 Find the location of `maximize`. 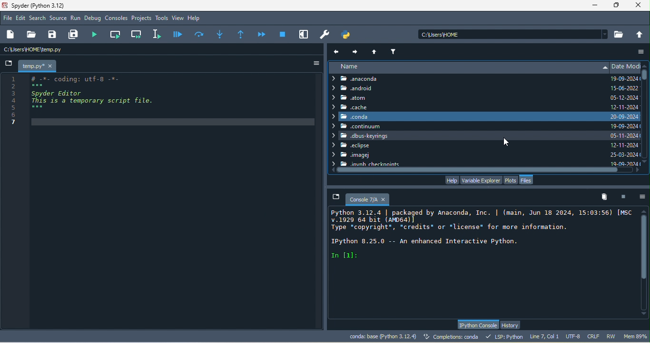

maximize is located at coordinates (617, 5).